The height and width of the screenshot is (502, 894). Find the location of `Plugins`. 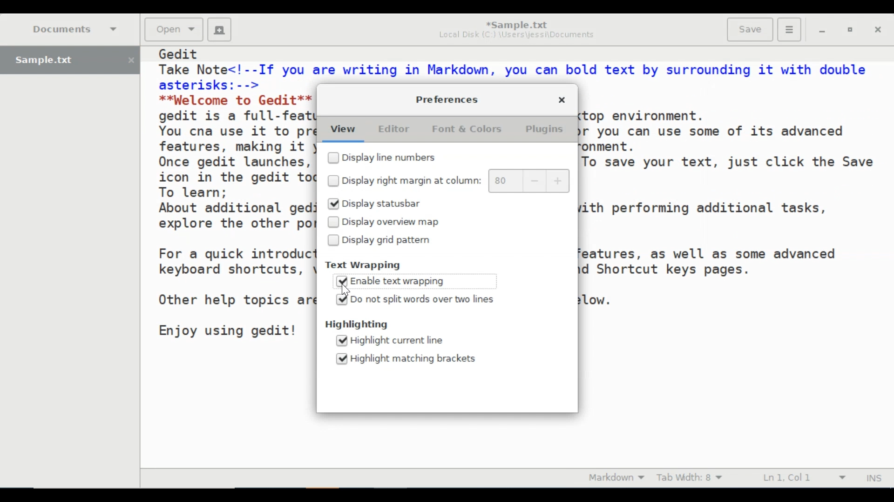

Plugins is located at coordinates (543, 129).